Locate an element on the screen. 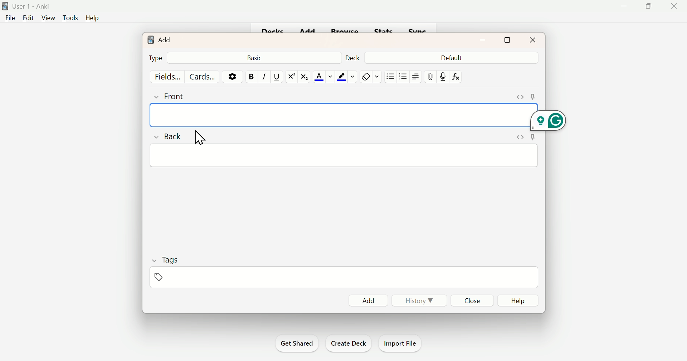 This screenshot has width=687, height=361. Create Deck is located at coordinates (348, 343).